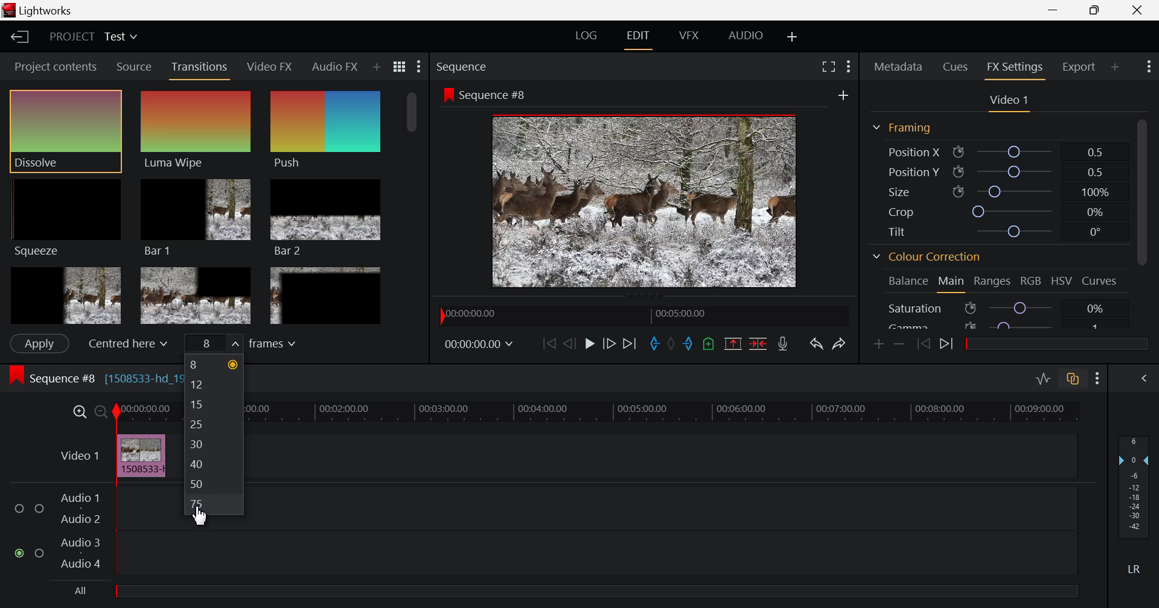 The width and height of the screenshot is (1159, 608). Describe the element at coordinates (88, 378) in the screenshot. I see `Sequence#8 [1508533-hd_1920_108` at that location.